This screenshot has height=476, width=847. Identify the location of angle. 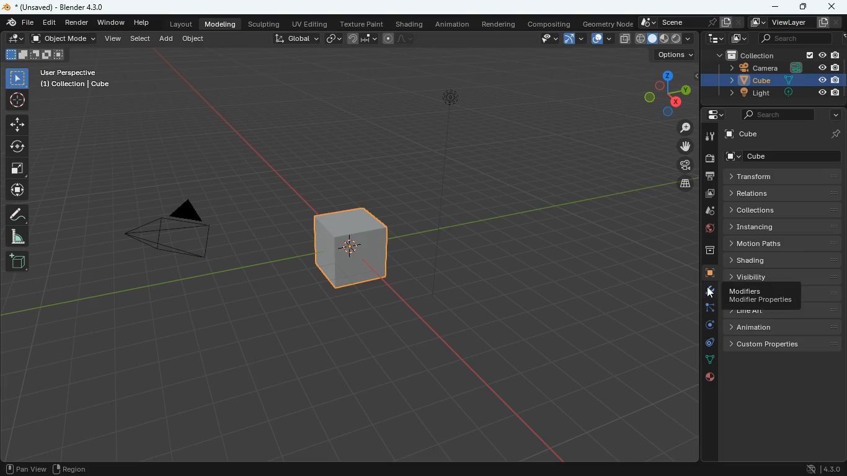
(14, 236).